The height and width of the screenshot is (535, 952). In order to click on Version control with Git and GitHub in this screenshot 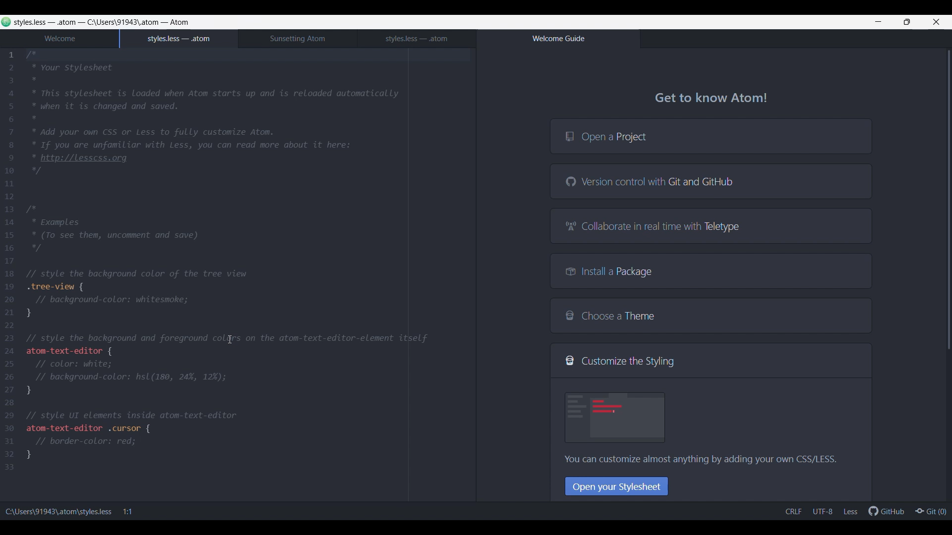, I will do `click(711, 181)`.